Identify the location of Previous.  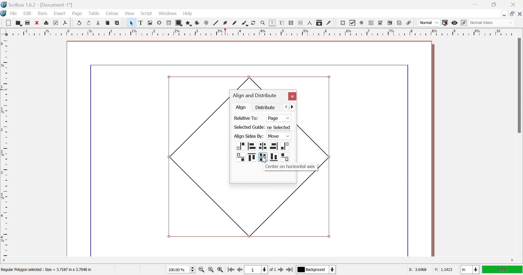
(287, 106).